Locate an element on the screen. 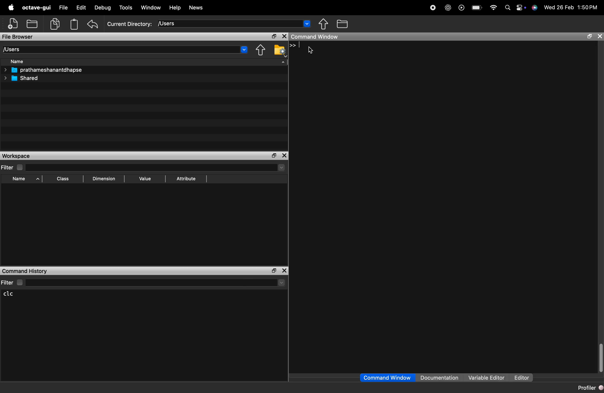 Image resolution: width=604 pixels, height=393 pixels. Window is located at coordinates (151, 8).